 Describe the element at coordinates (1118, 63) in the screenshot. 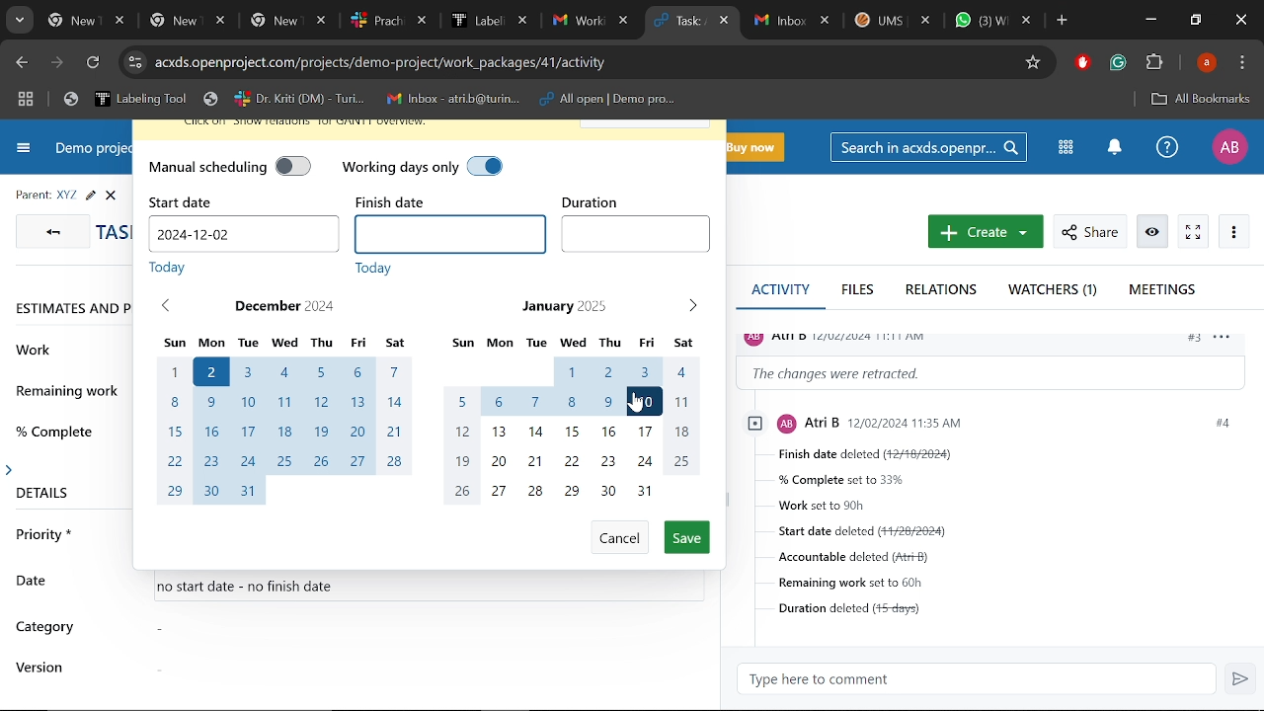

I see `Grammerly` at that location.